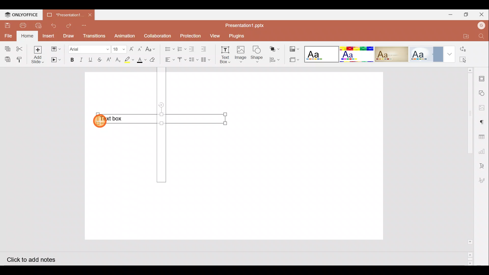  I want to click on ONLYOFFICE, so click(20, 15).